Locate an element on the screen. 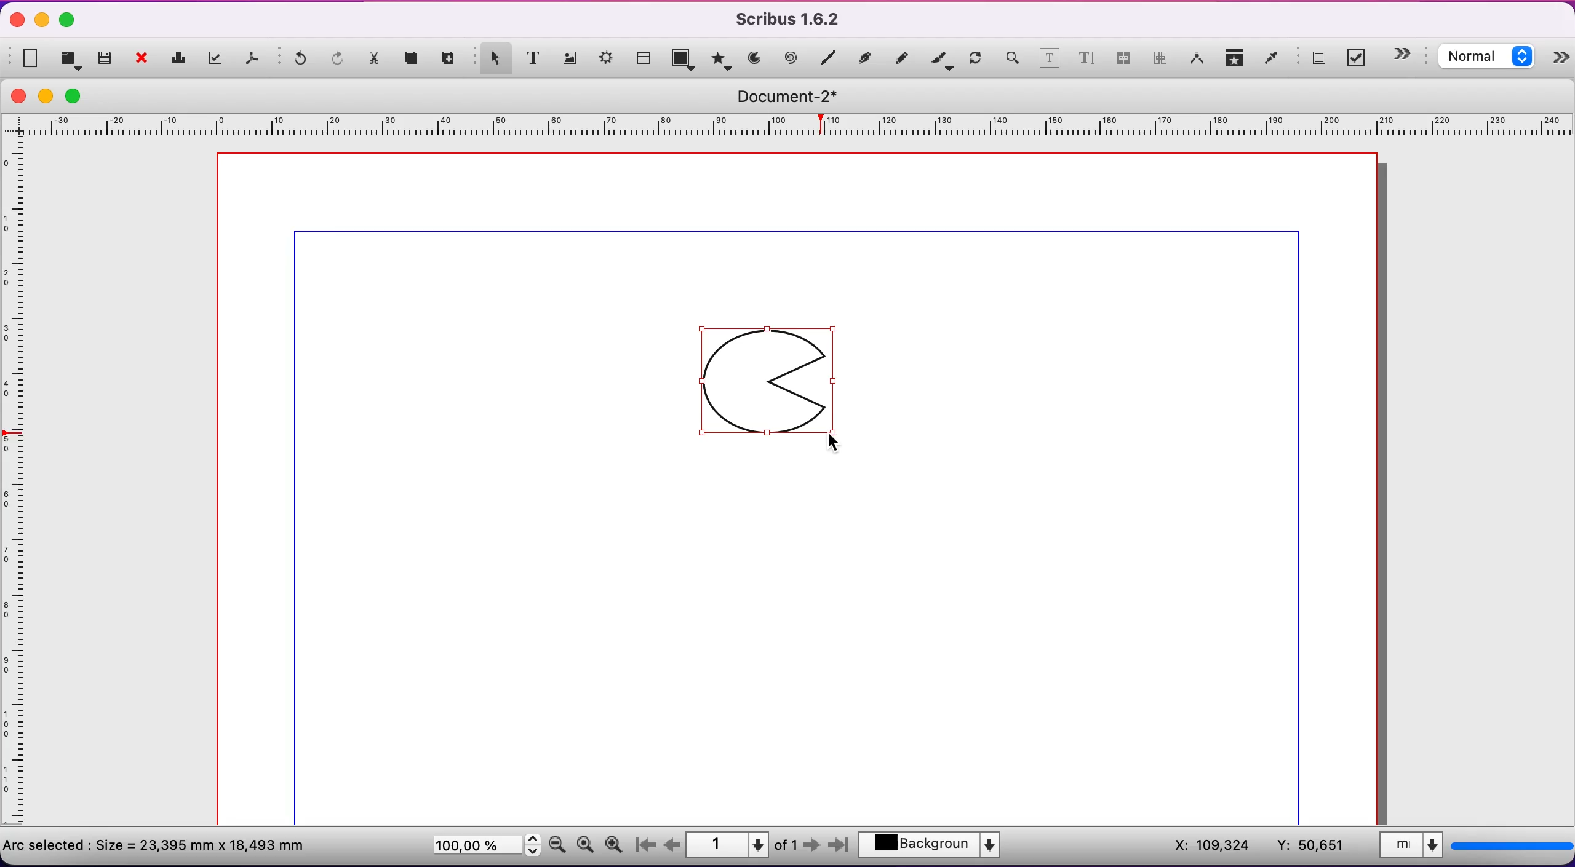 The width and height of the screenshot is (1575, 867). coordinates is located at coordinates (1255, 846).